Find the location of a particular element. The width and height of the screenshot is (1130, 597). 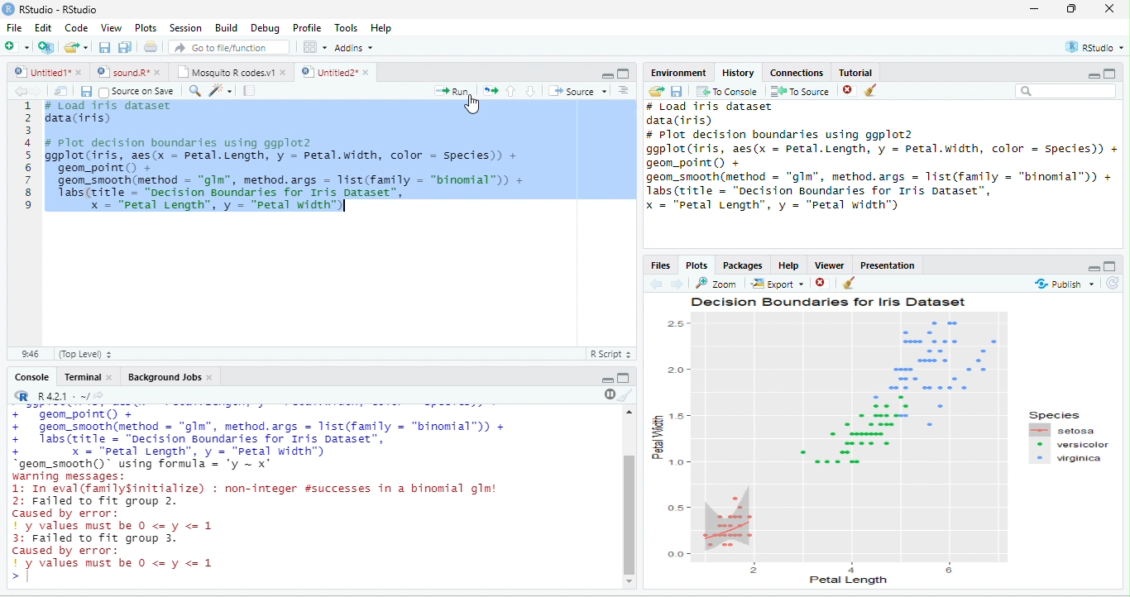

# Plot decision boundaries using ggplot2
ggplot(iris, aes(x = petal.Length, y = petal.width, color = Species) +
geom_point() + is located at coordinates (881, 149).